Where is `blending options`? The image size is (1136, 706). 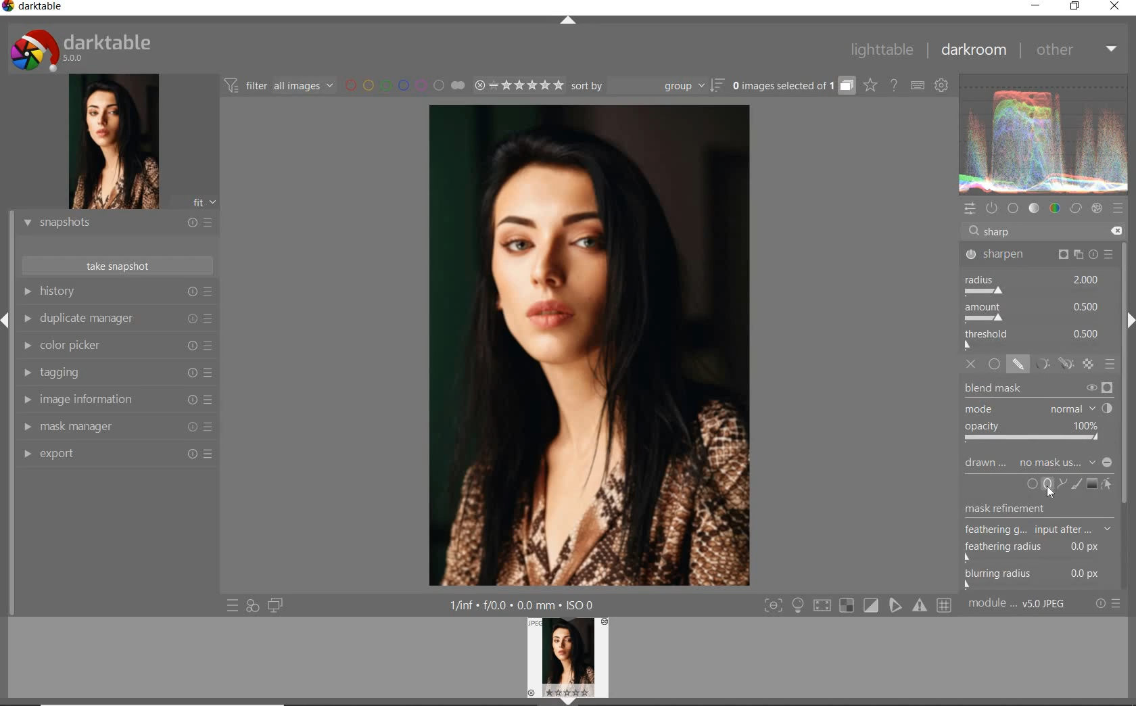 blending options is located at coordinates (1111, 365).